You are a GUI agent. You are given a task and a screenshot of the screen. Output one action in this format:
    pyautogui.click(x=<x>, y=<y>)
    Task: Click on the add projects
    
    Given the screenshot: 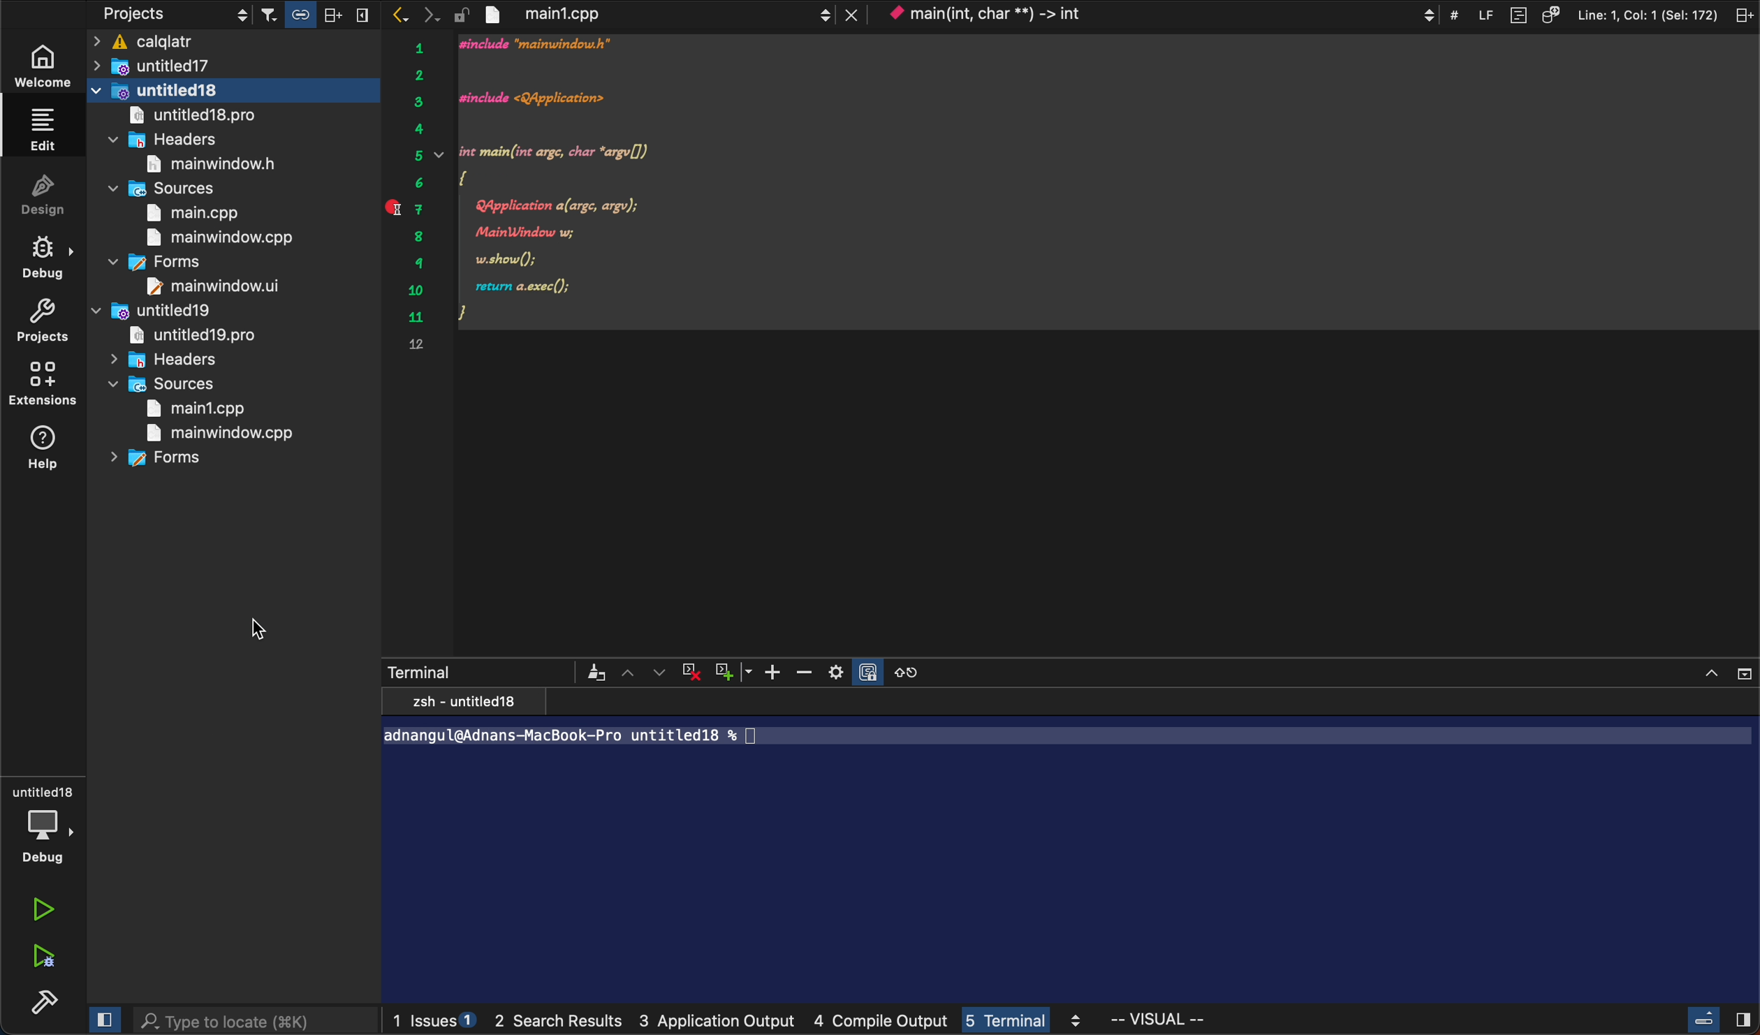 What is the action you would take?
    pyautogui.click(x=297, y=313)
    